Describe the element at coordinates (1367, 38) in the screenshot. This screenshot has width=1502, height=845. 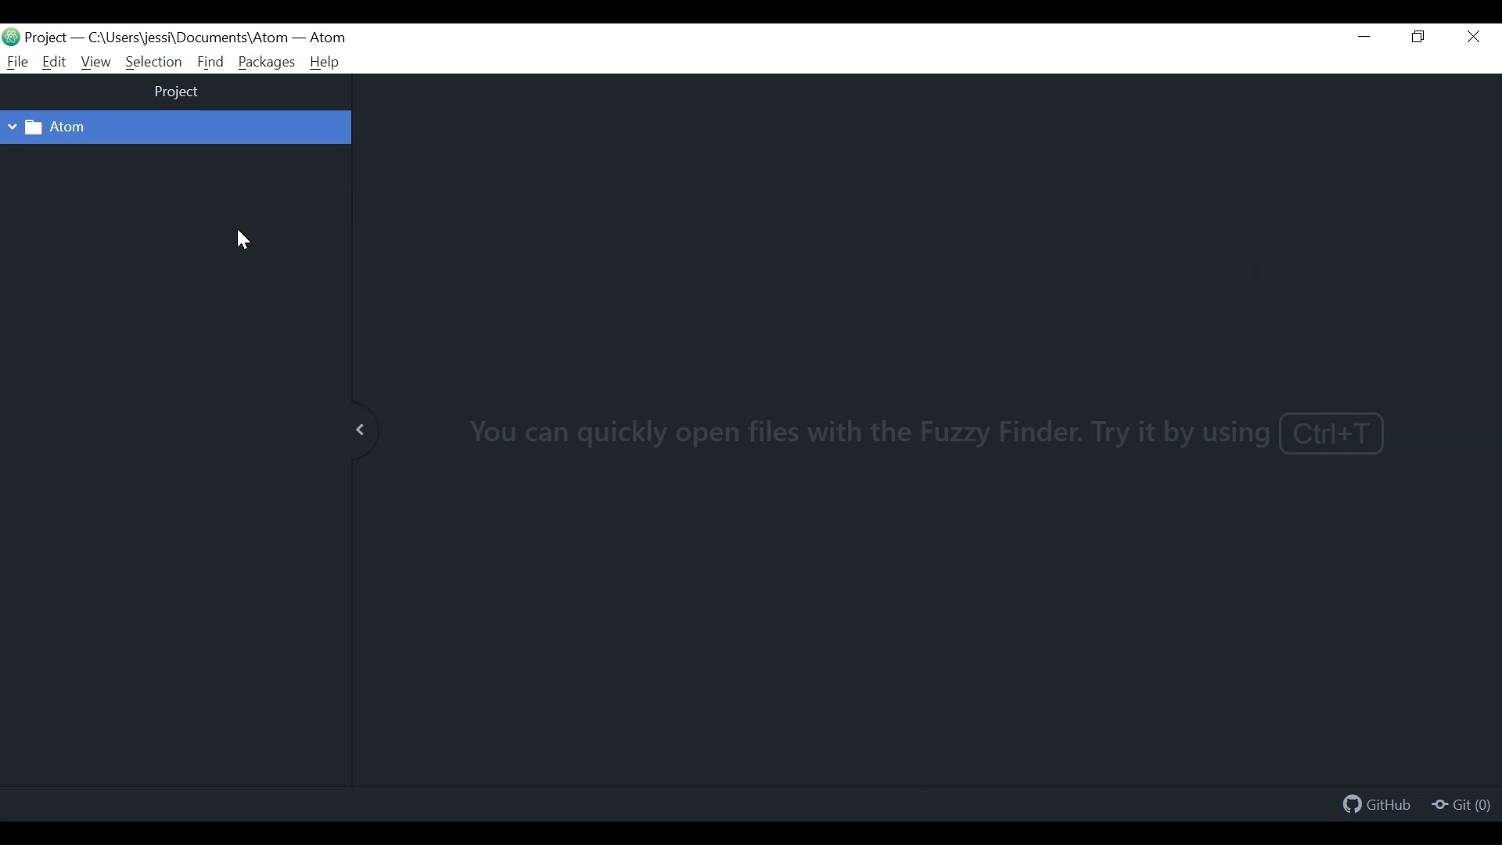
I see `Minimize` at that location.